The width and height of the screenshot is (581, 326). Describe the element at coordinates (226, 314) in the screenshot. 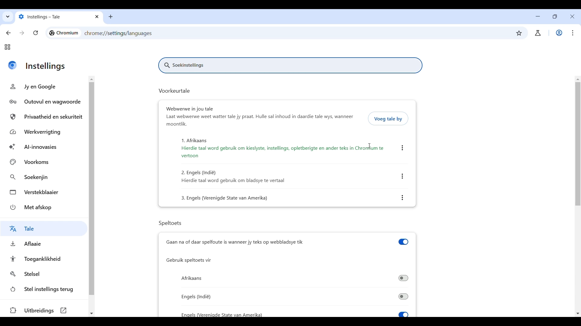

I see `Enaels (Vereniade State van Amerika)` at that location.